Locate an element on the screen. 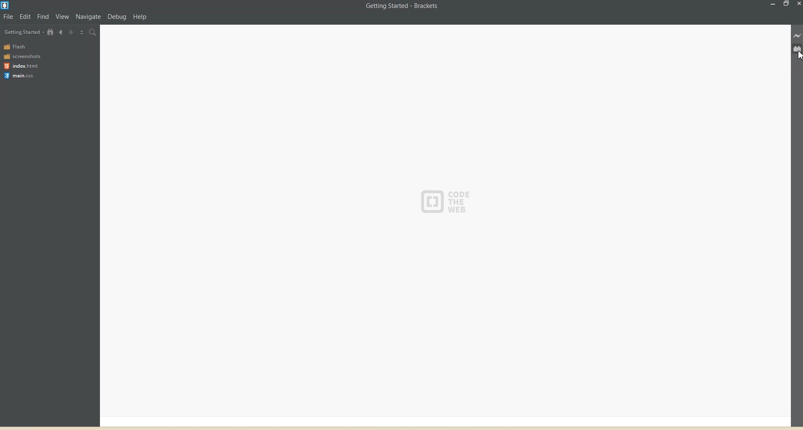 The height and width of the screenshot is (430, 803). Flash is located at coordinates (17, 46).